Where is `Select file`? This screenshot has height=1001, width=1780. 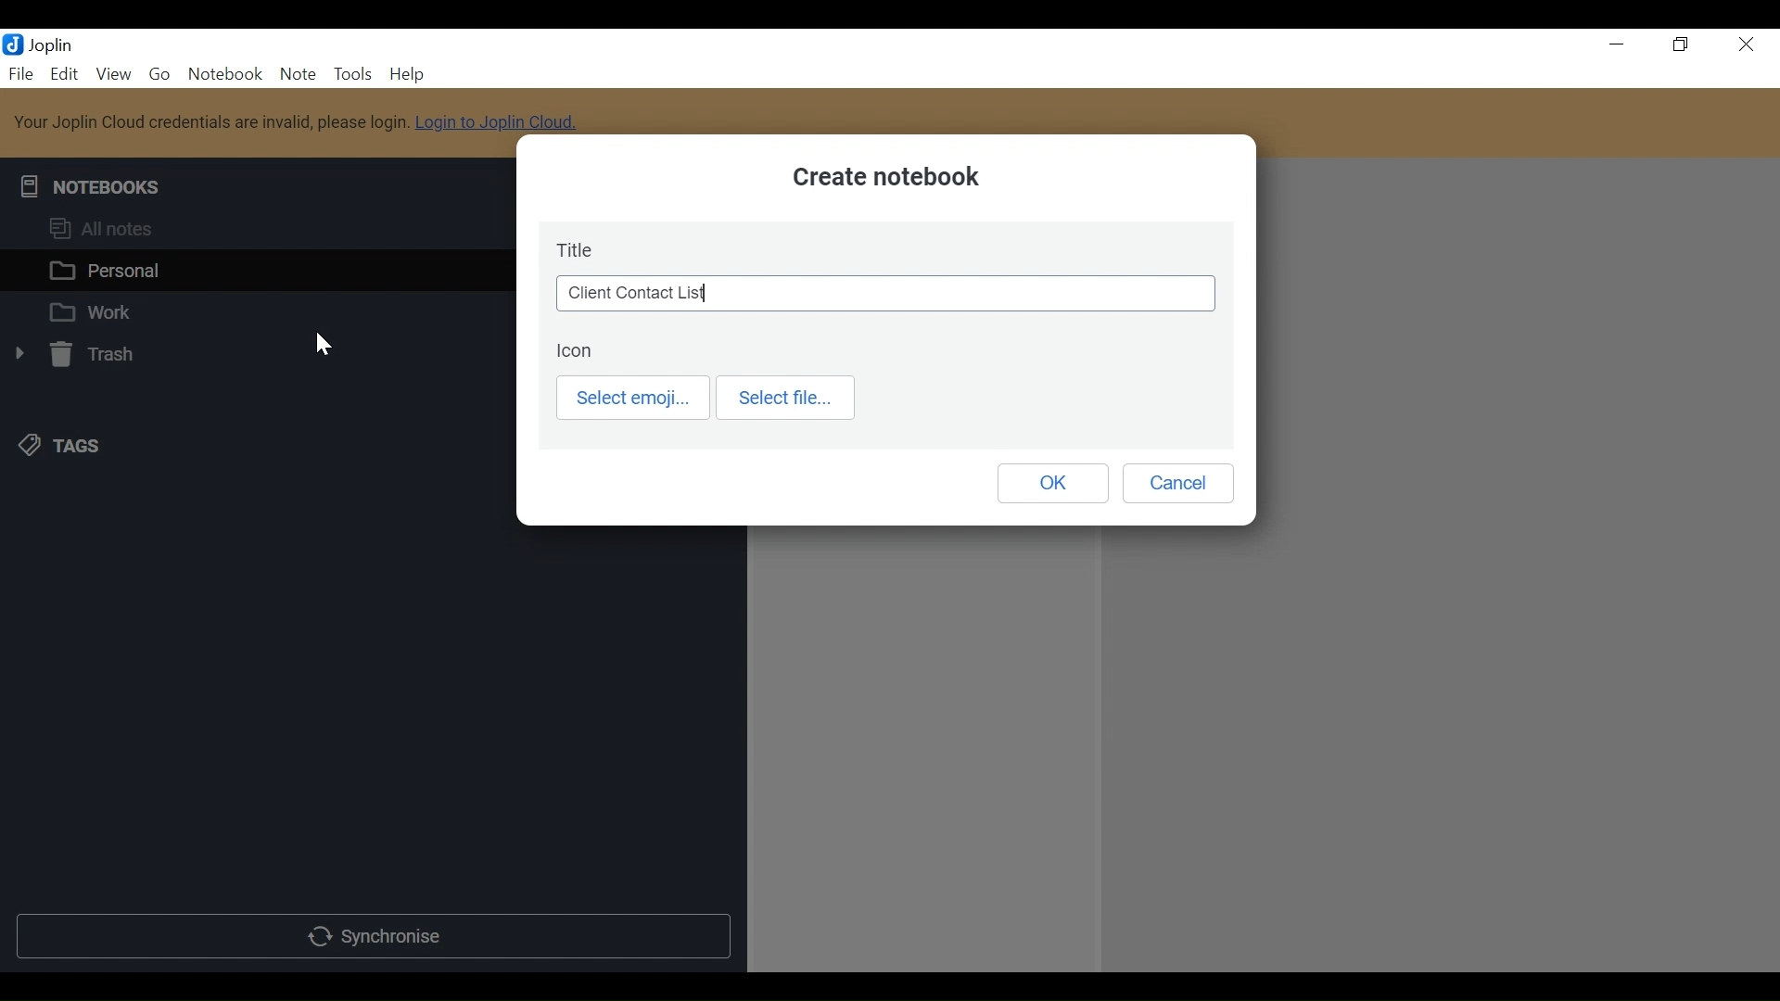 Select file is located at coordinates (787, 397).